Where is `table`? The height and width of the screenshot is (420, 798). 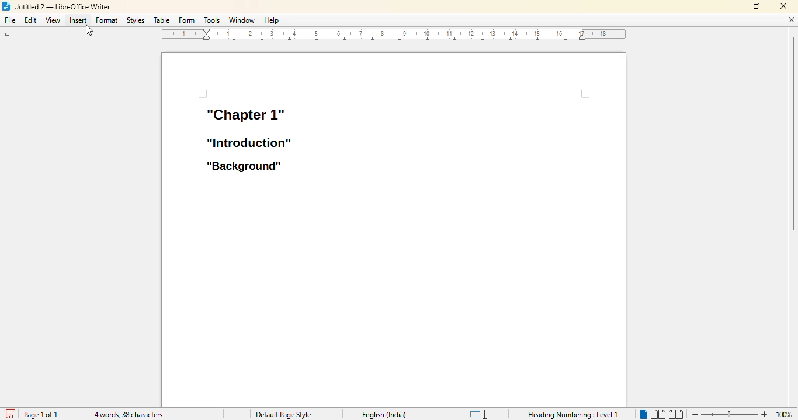
table is located at coordinates (162, 20).